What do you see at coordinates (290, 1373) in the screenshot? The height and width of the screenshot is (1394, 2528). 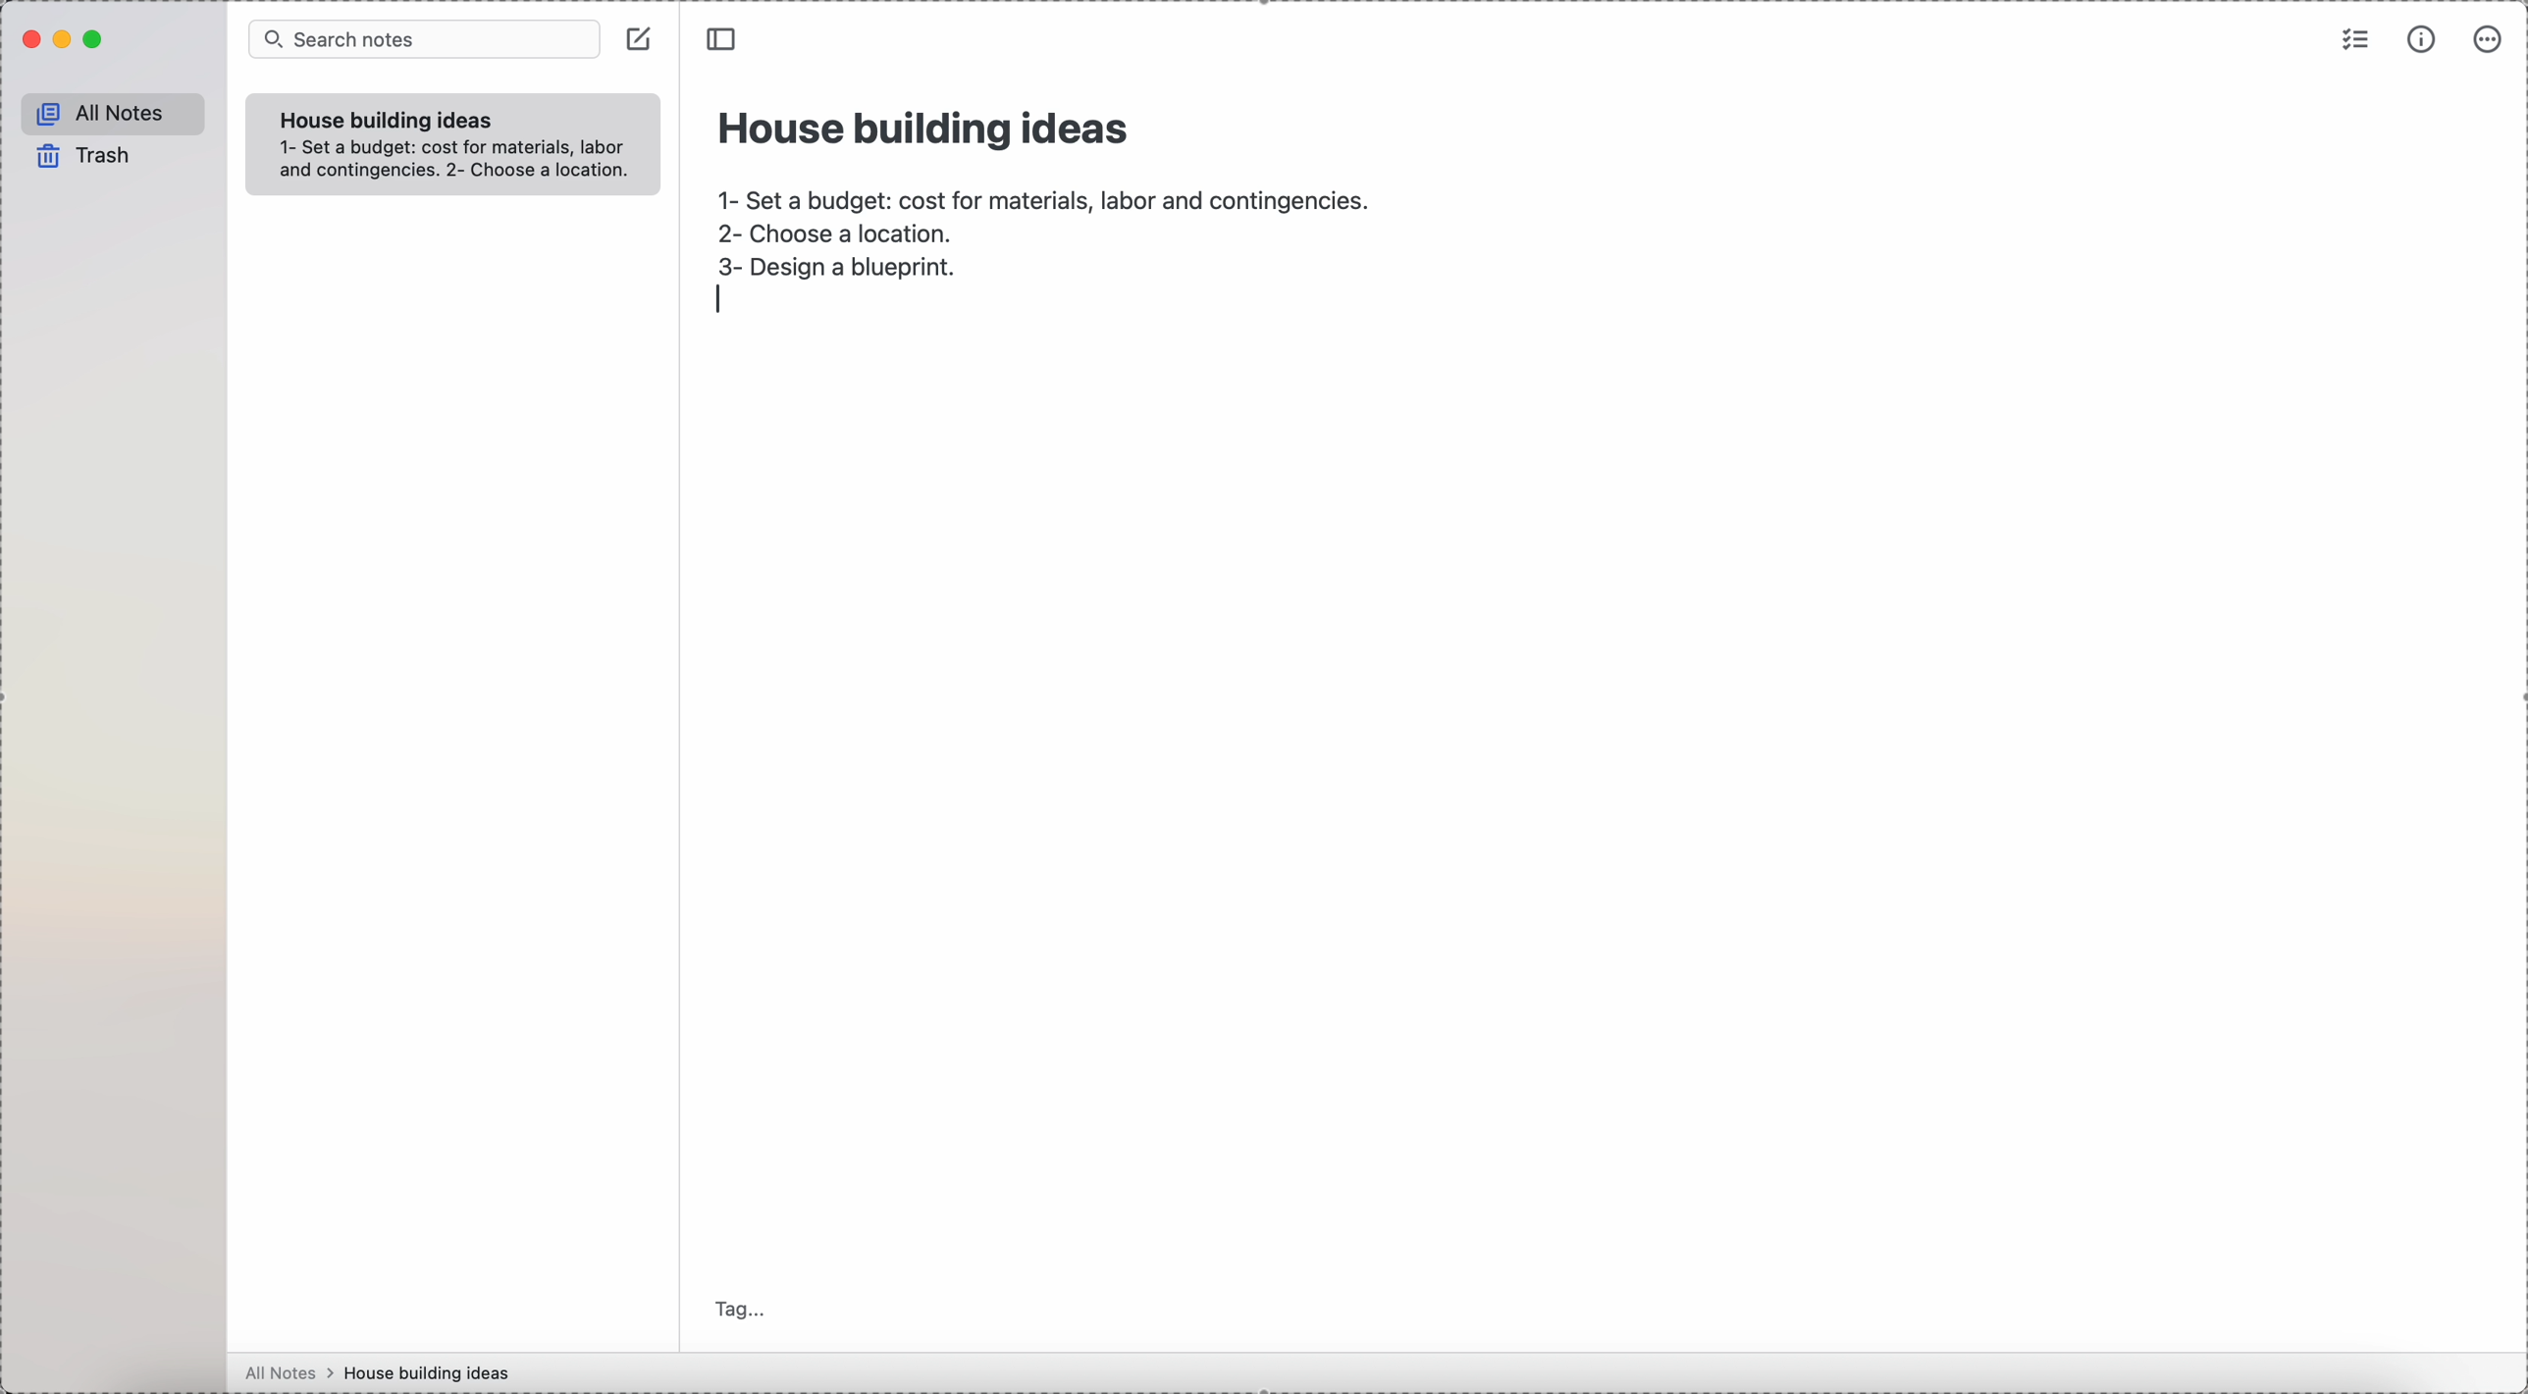 I see `all notes` at bounding box center [290, 1373].